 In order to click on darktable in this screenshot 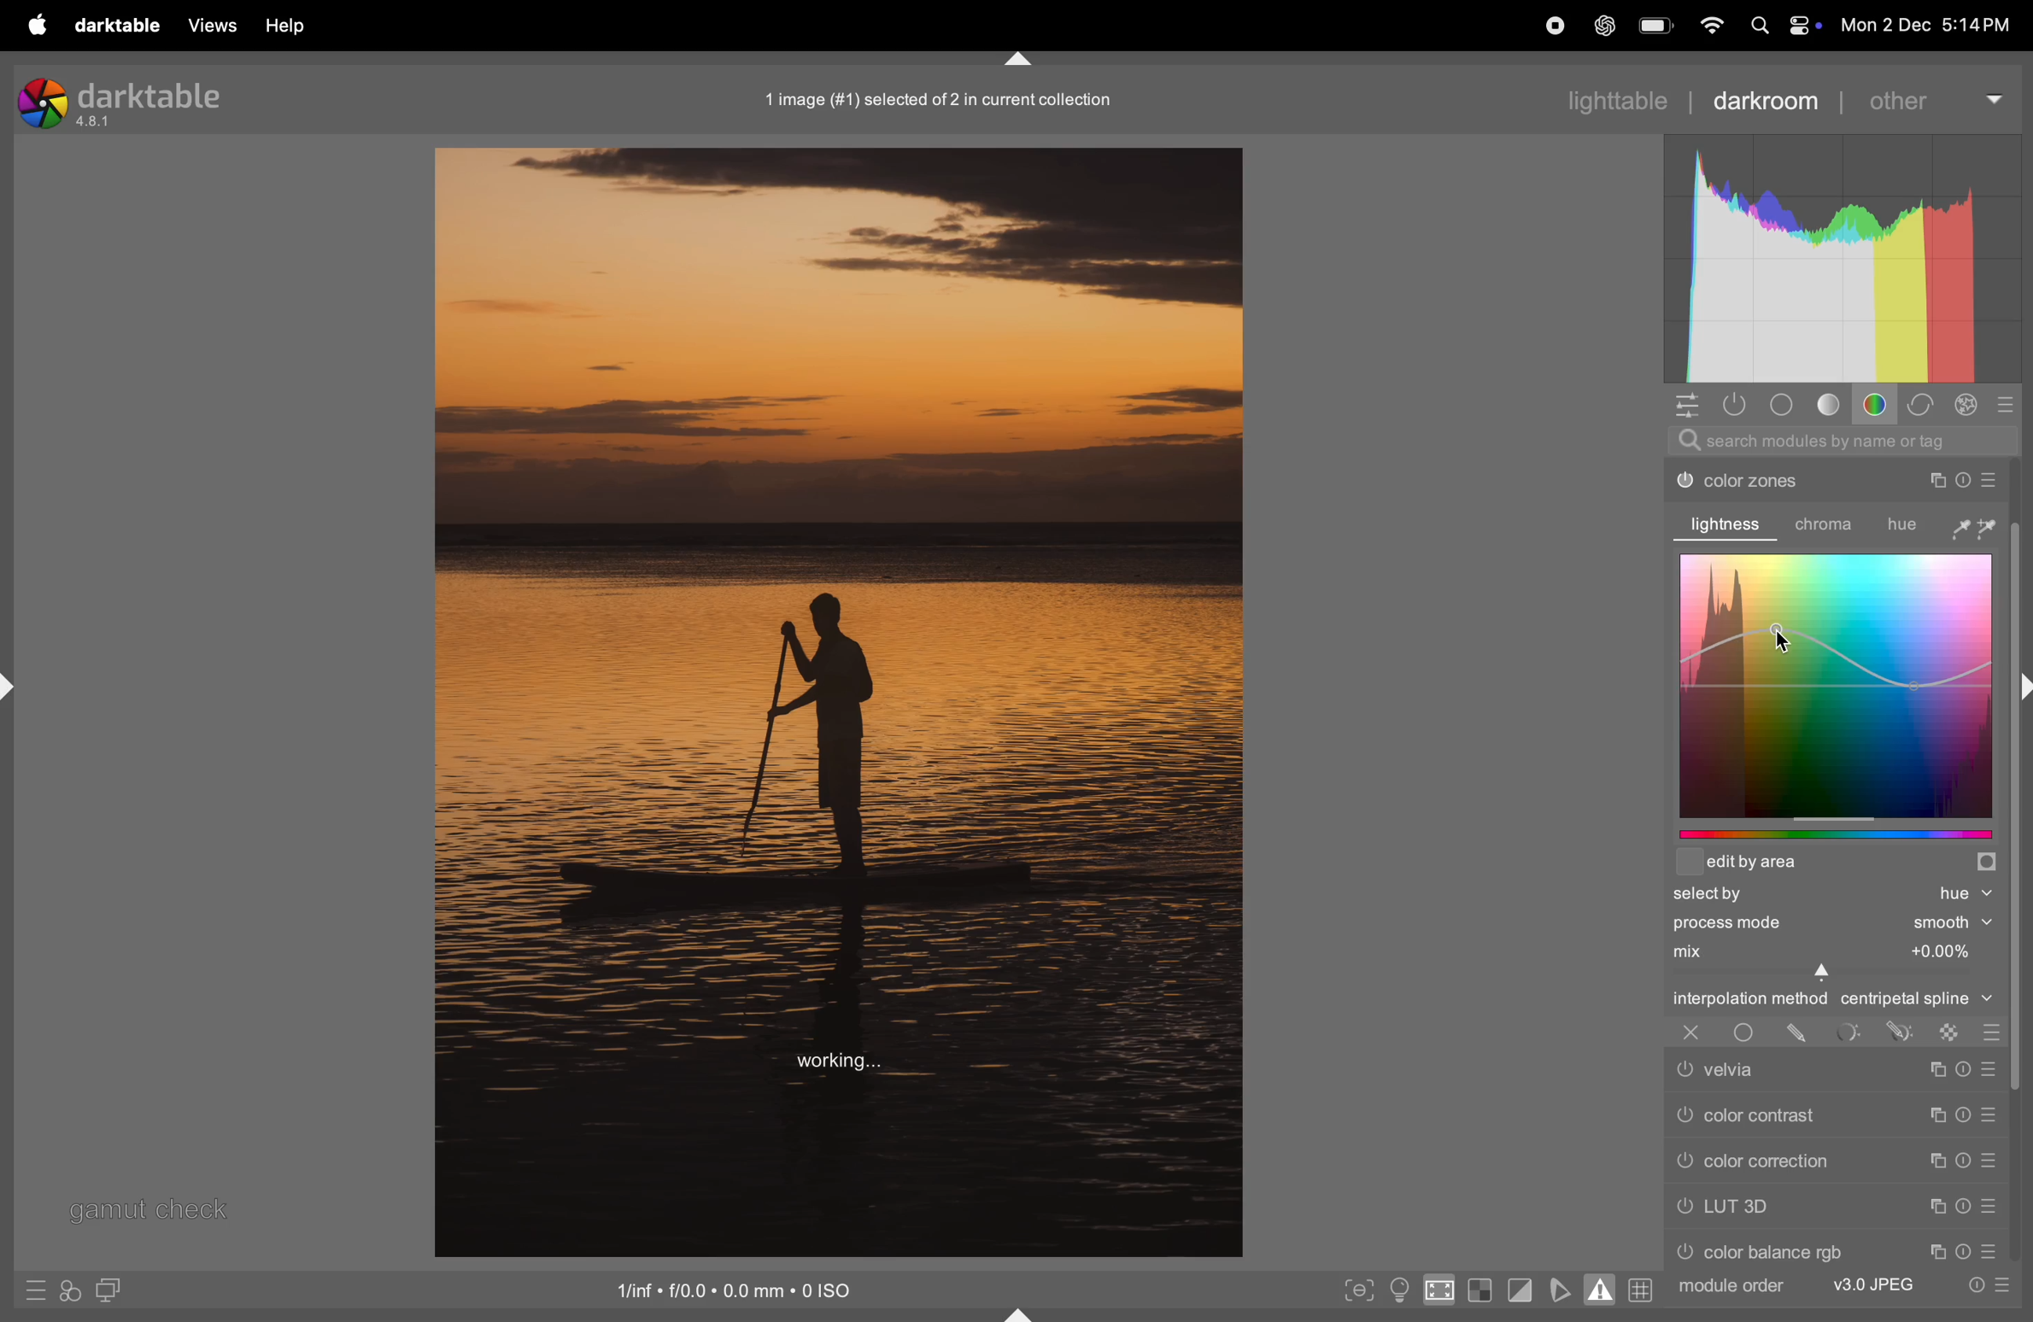, I will do `click(130, 105)`.